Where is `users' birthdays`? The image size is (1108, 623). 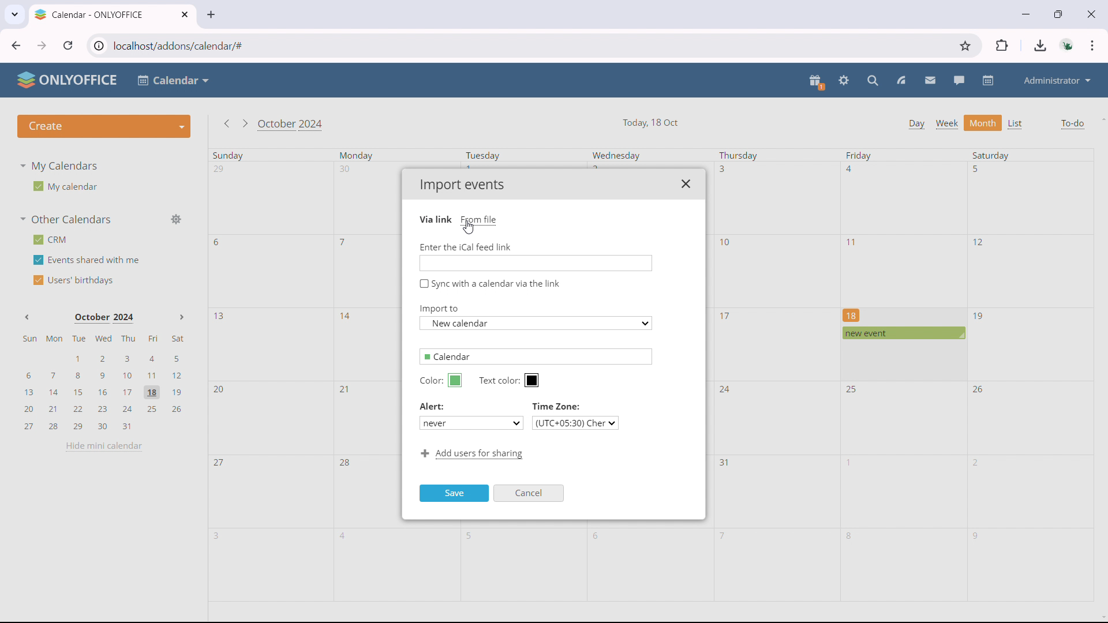 users' birthdays is located at coordinates (74, 280).